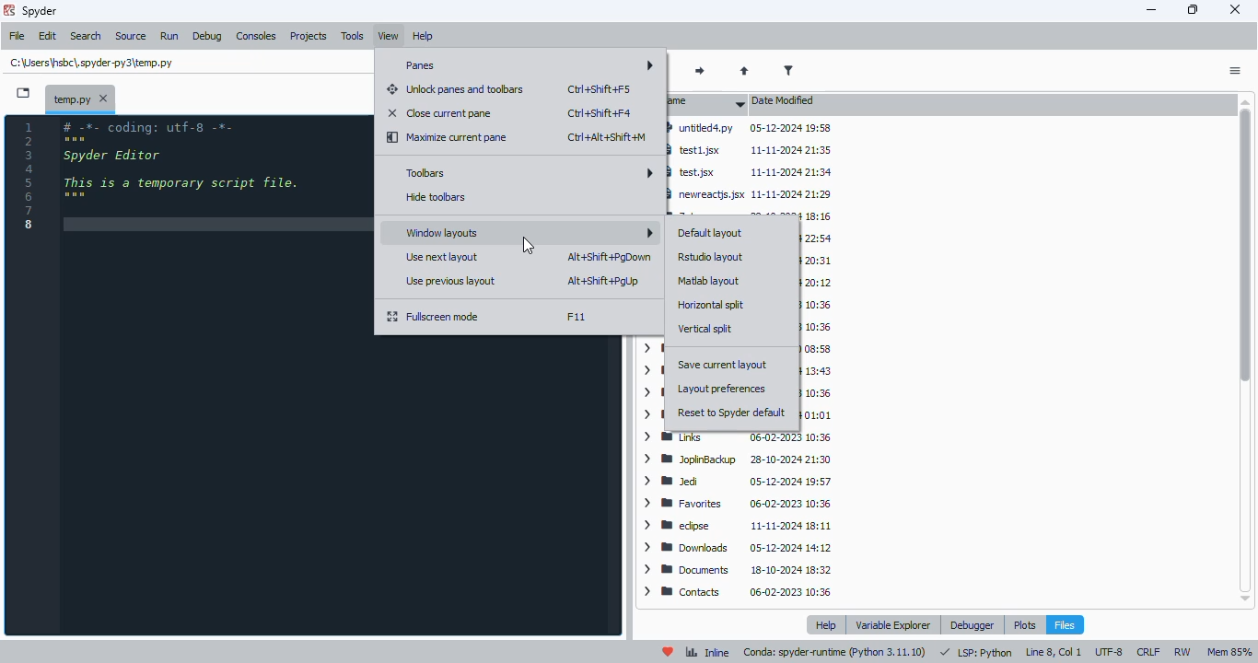  What do you see at coordinates (18, 37) in the screenshot?
I see `file` at bounding box center [18, 37].